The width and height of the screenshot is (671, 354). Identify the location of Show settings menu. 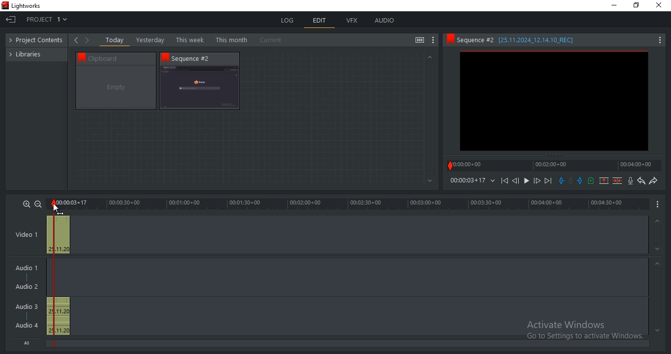
(659, 41).